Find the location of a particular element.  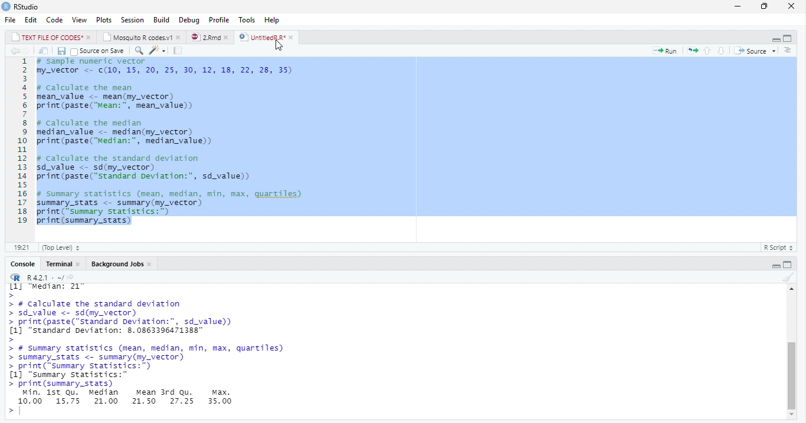

minimize is located at coordinates (775, 266).